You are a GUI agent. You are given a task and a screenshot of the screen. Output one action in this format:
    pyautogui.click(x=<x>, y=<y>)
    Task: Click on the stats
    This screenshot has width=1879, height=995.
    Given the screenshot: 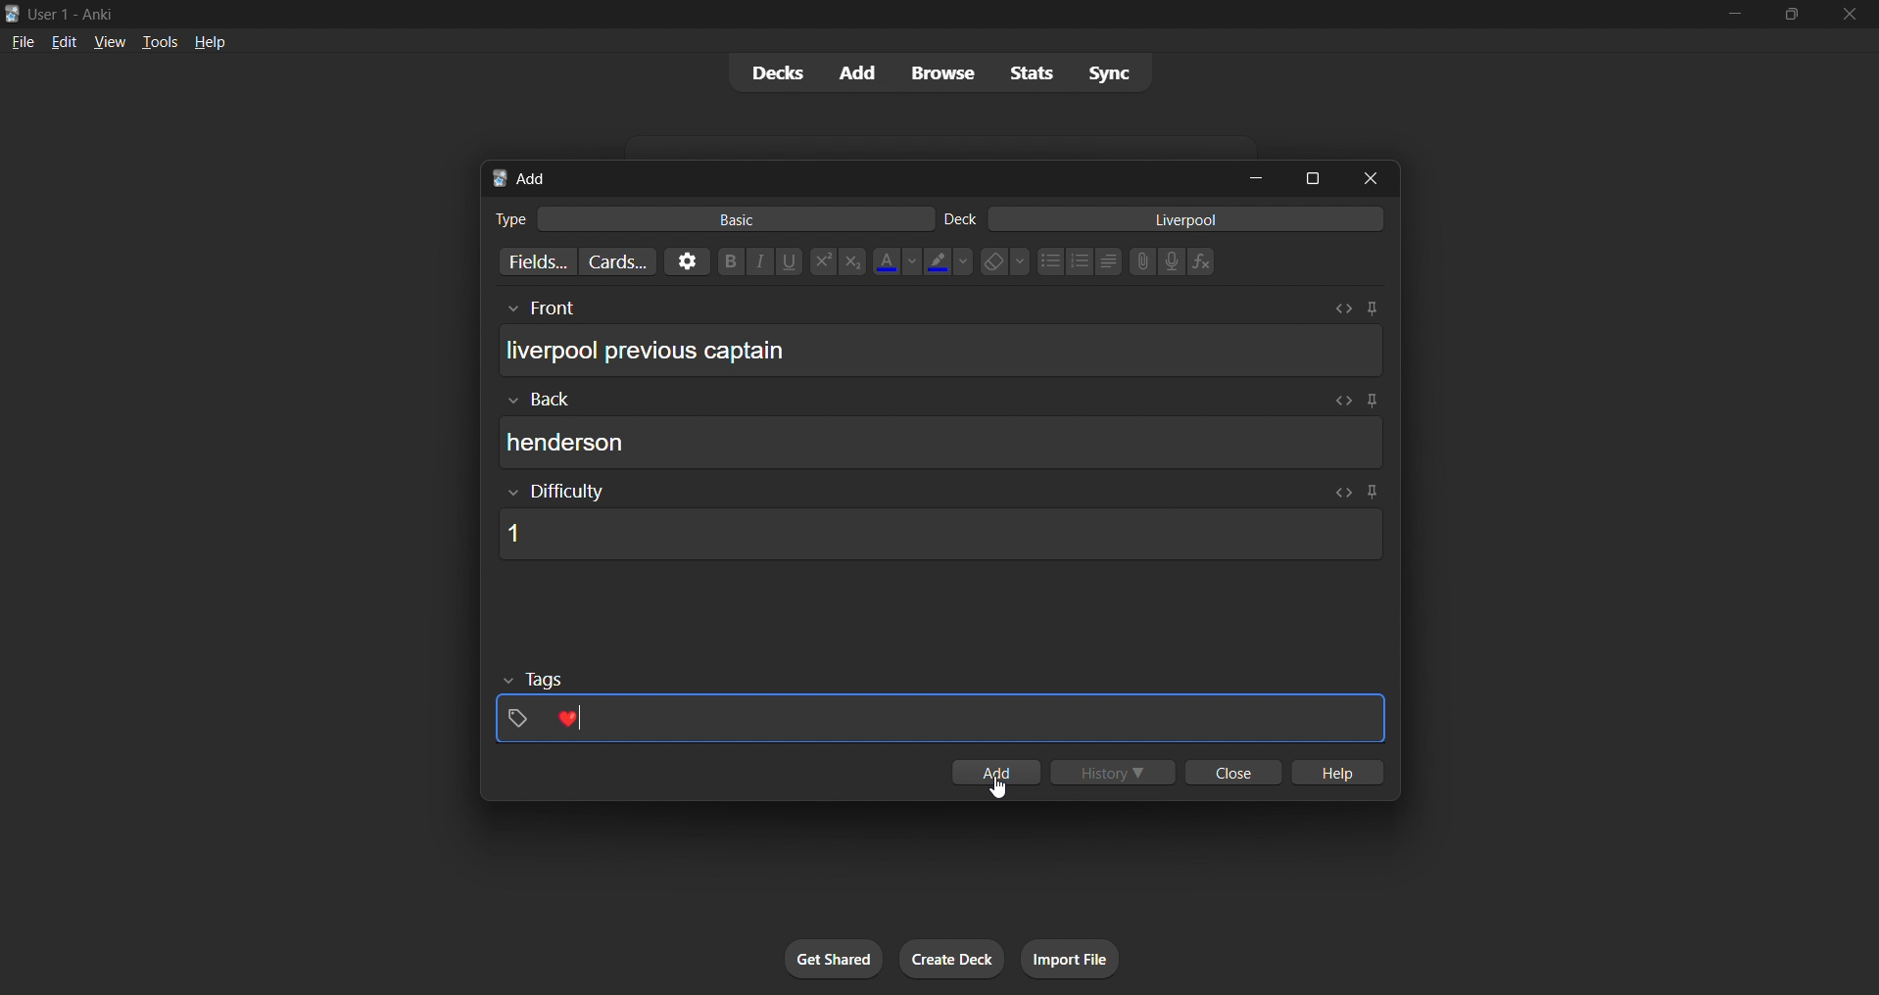 What is the action you would take?
    pyautogui.click(x=1034, y=73)
    